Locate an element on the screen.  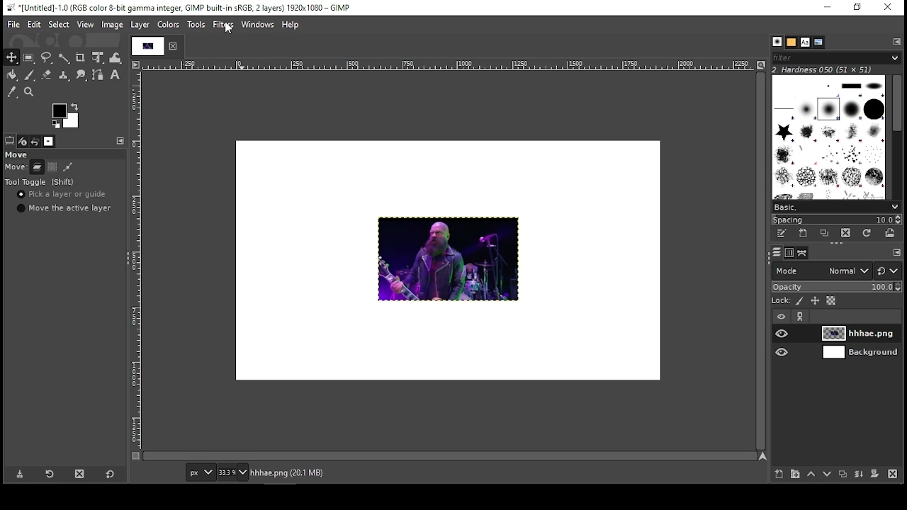
scale is located at coordinates (137, 261).